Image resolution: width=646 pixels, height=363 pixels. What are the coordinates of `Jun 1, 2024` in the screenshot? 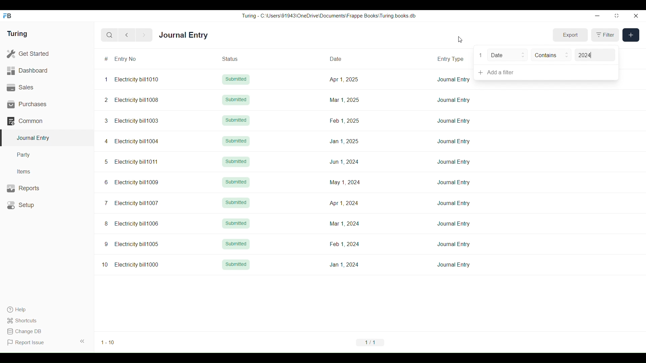 It's located at (344, 162).